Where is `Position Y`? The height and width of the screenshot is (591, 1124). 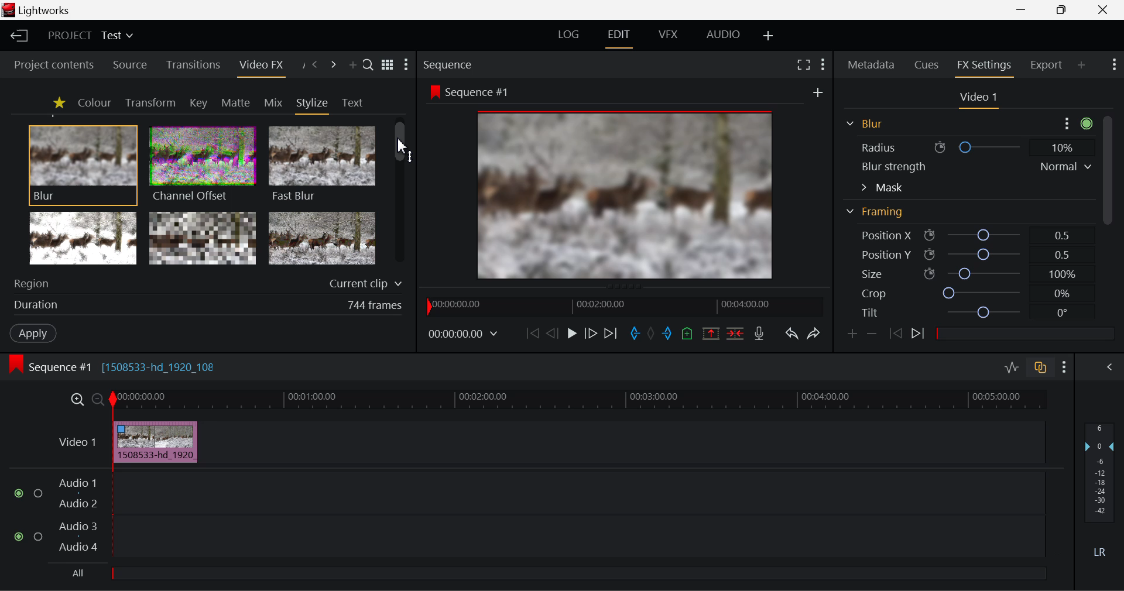 Position Y is located at coordinates (964, 254).